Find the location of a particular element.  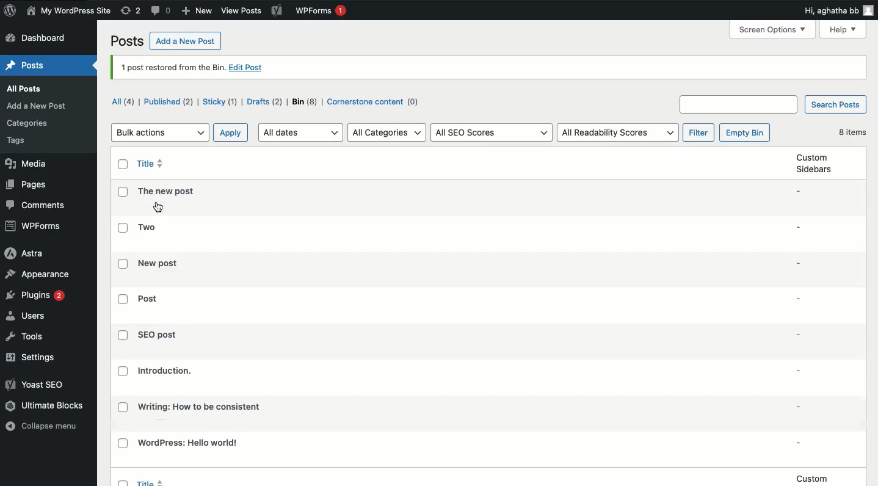

filter is located at coordinates (699, 132).